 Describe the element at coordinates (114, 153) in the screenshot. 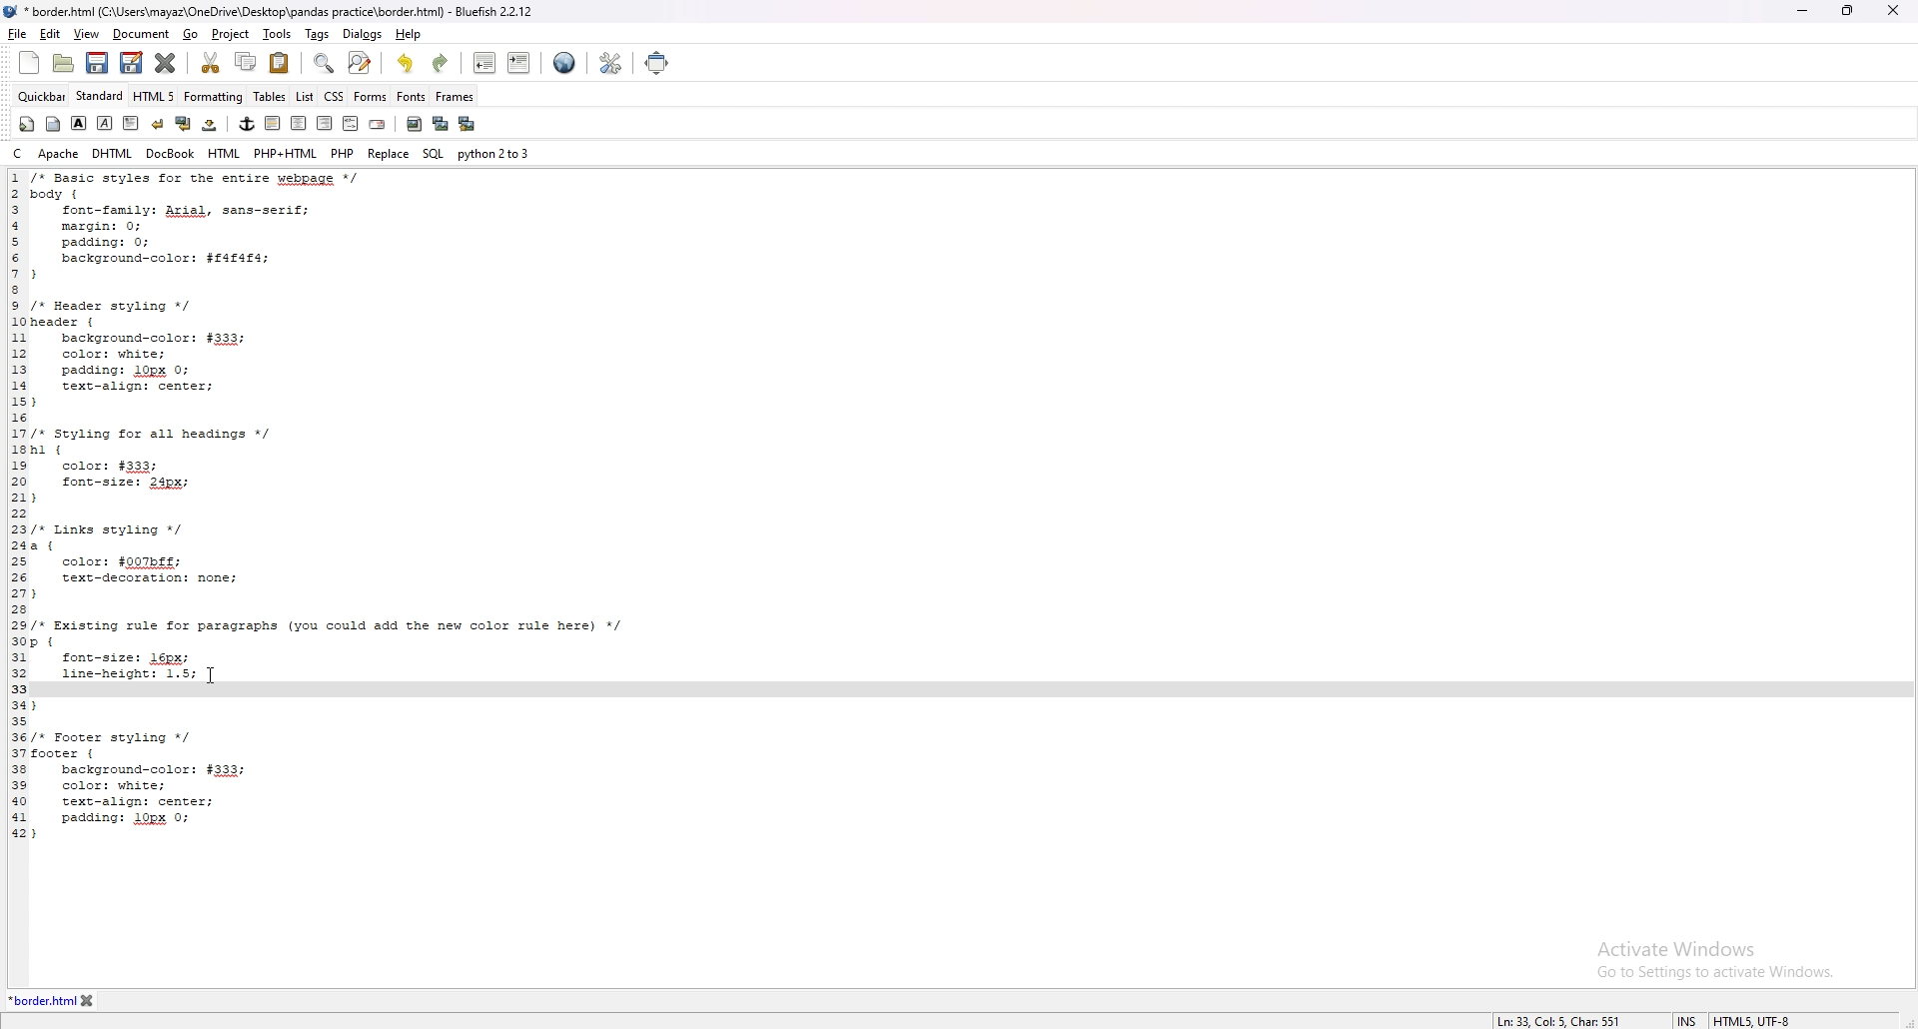

I see `dhtml` at that location.